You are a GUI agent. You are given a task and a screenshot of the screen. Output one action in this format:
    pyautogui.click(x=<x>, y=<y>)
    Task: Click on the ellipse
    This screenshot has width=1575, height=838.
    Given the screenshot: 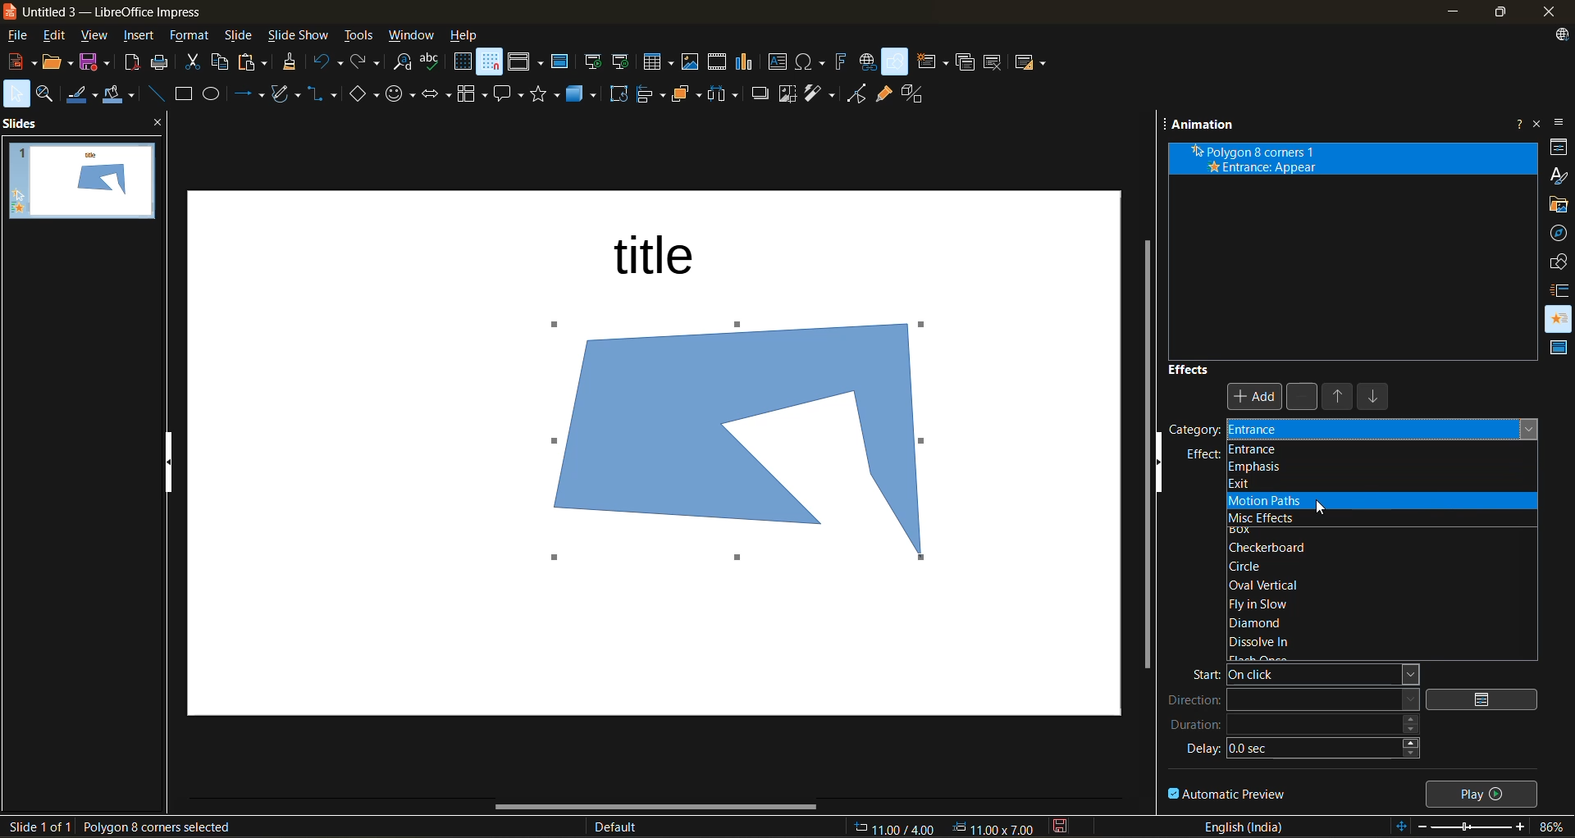 What is the action you would take?
    pyautogui.click(x=215, y=94)
    